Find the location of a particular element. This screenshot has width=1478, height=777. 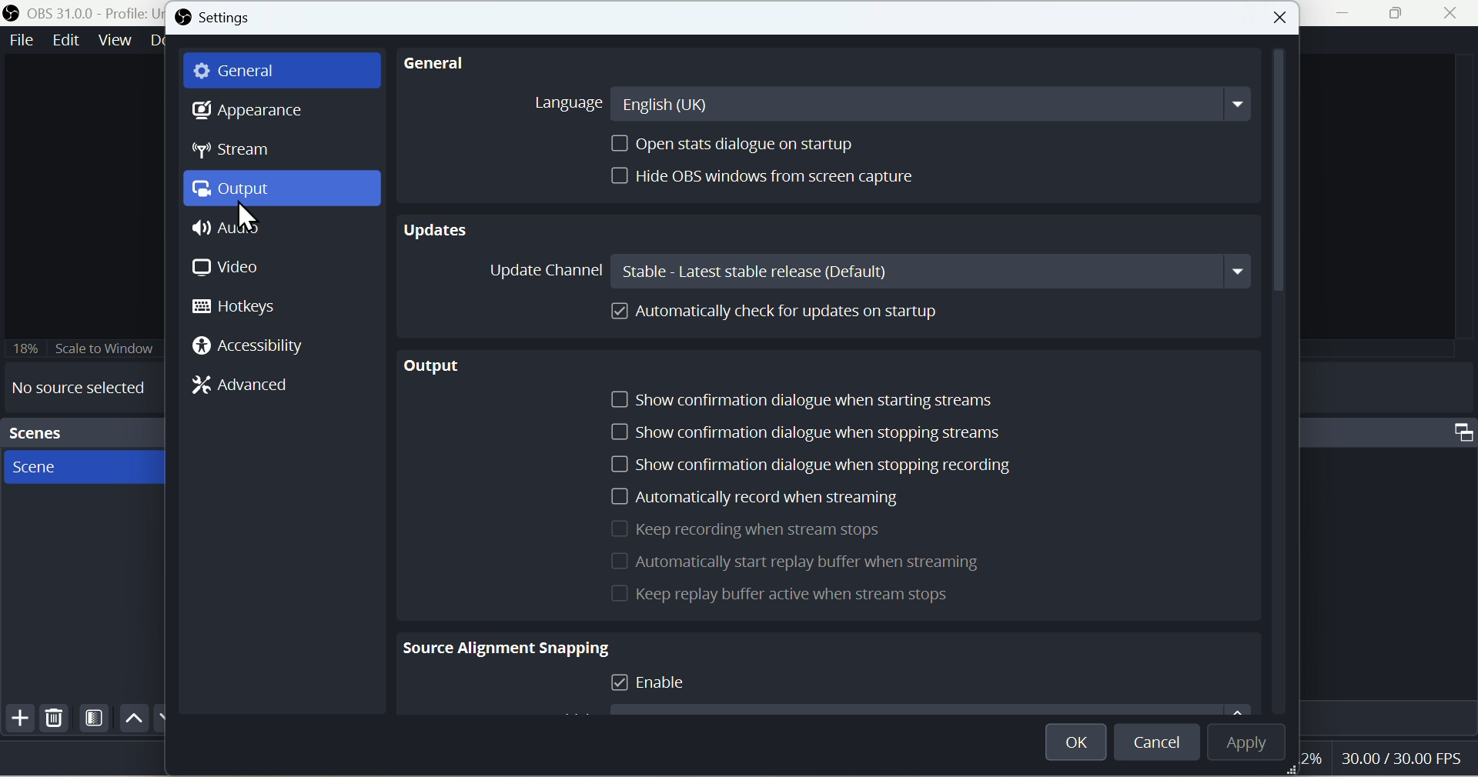

View is located at coordinates (115, 41).